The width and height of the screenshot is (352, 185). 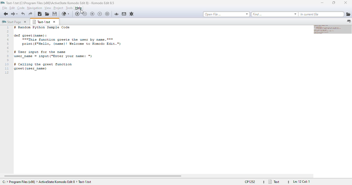 I want to click on cursor, so click(x=82, y=12).